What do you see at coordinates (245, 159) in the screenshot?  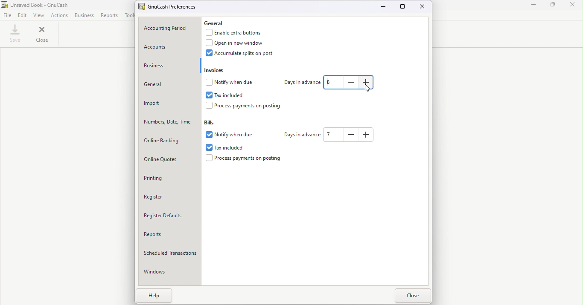 I see `Process payments on posting` at bounding box center [245, 159].